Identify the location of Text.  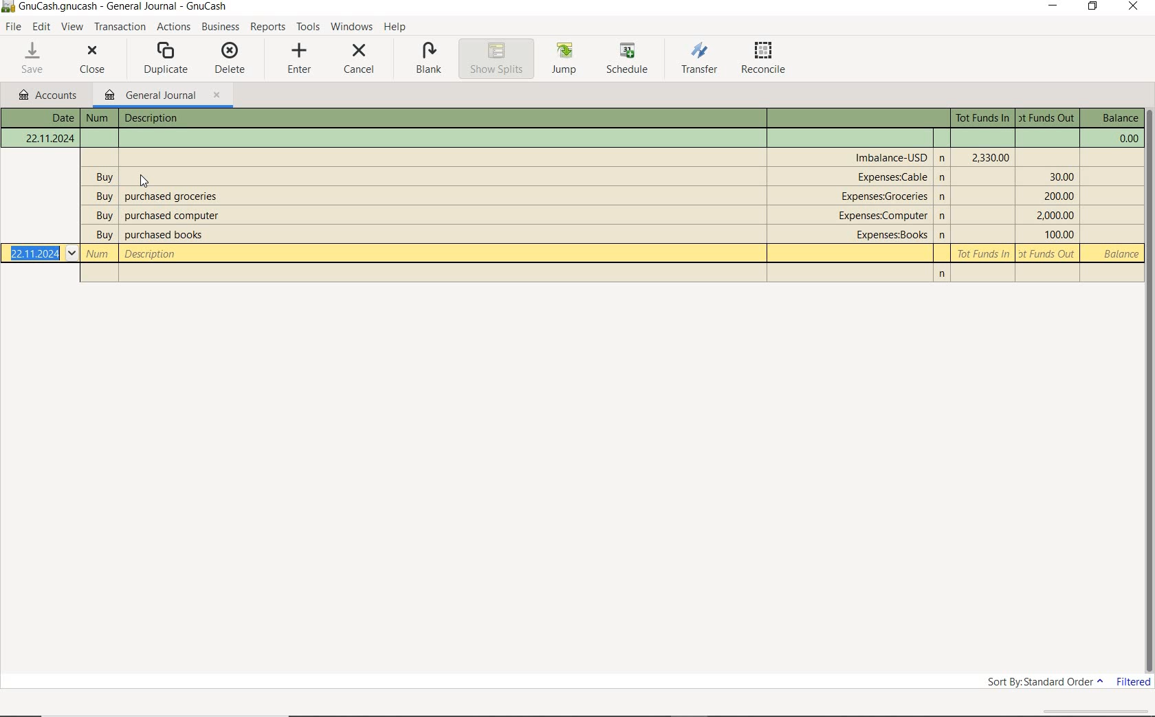
(581, 177).